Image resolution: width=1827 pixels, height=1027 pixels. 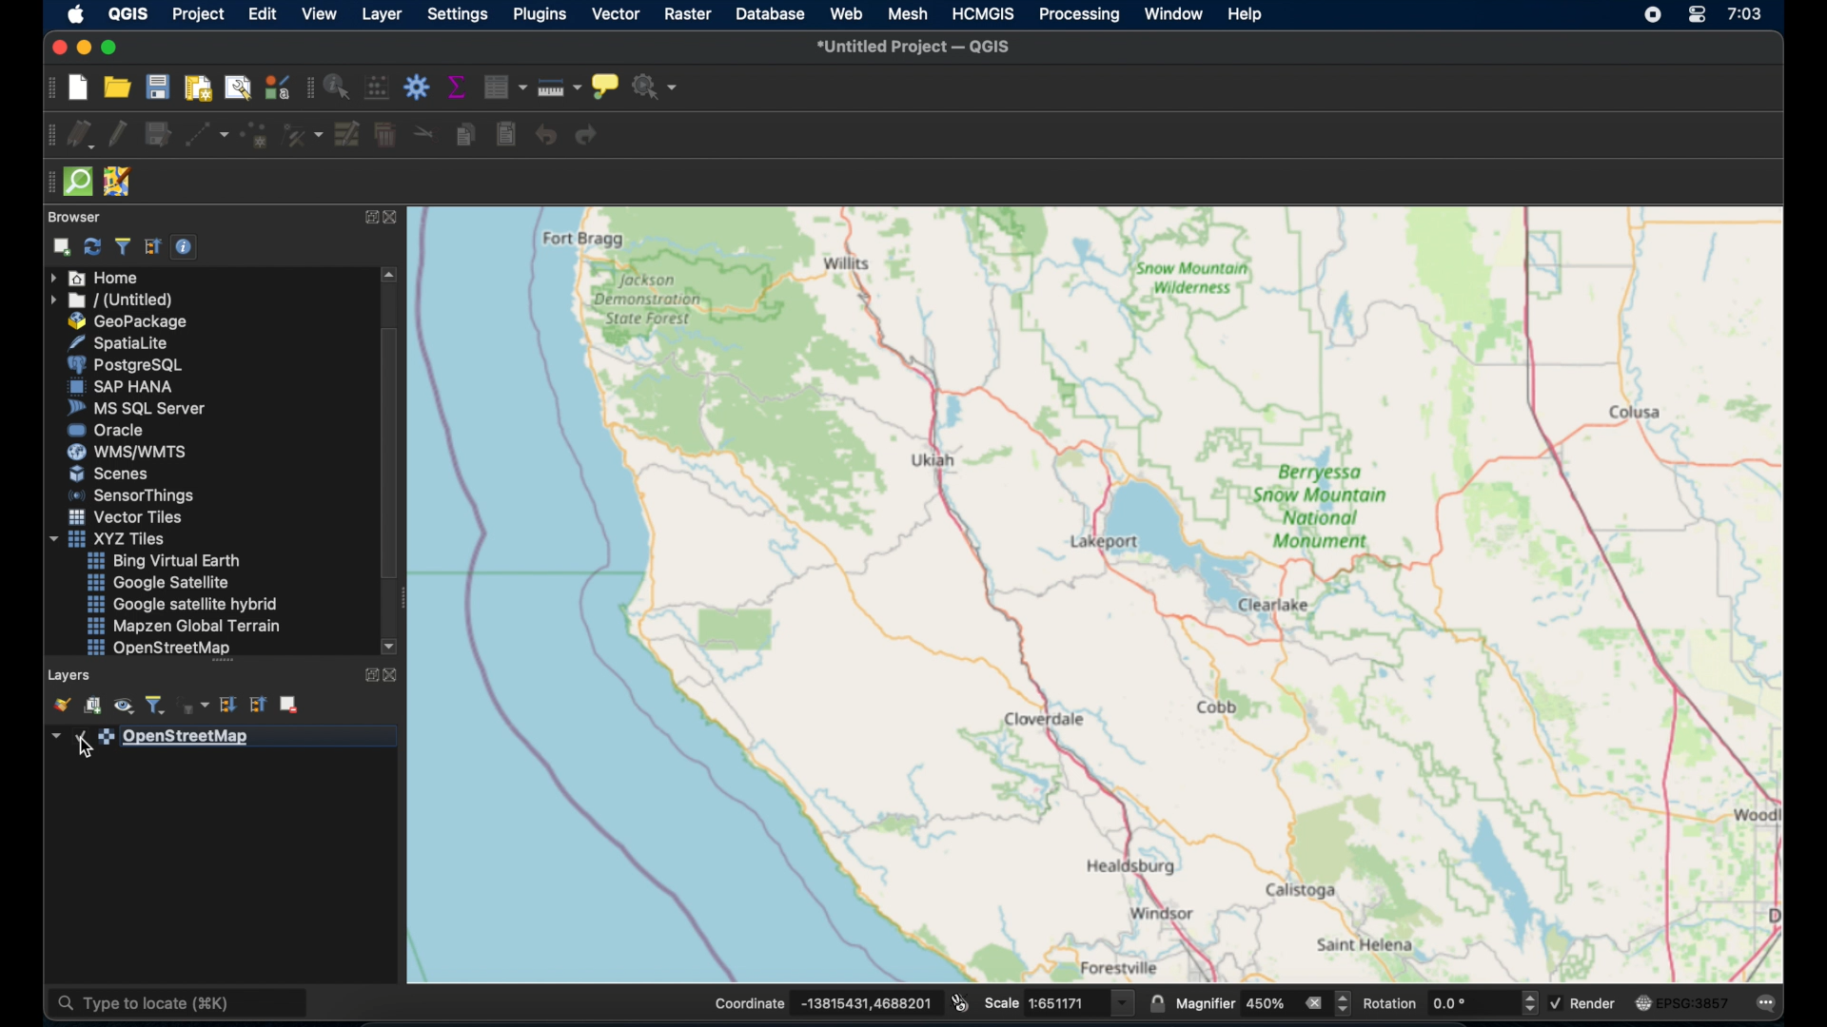 I want to click on type to locate, so click(x=180, y=998).